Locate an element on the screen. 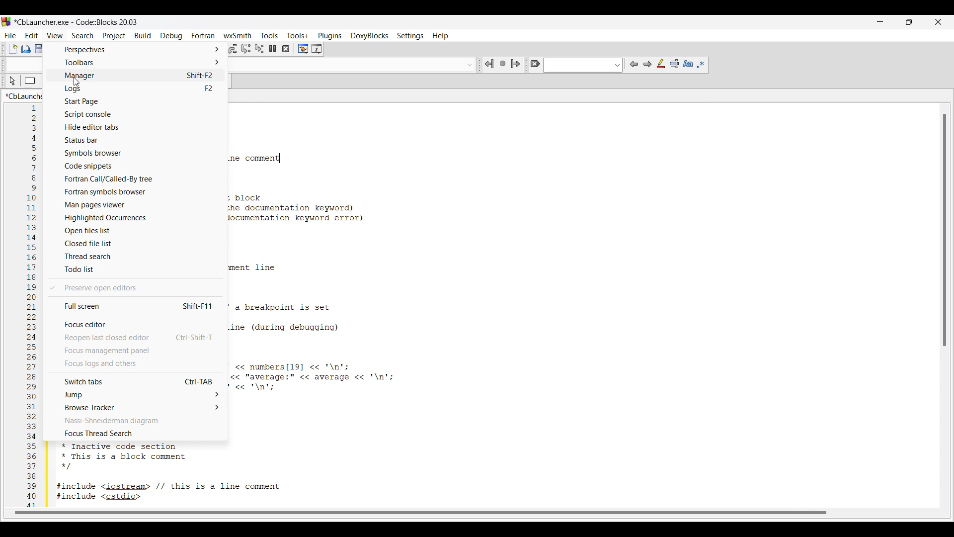 The height and width of the screenshot is (537, 954). Browse tracker options is located at coordinates (134, 407).